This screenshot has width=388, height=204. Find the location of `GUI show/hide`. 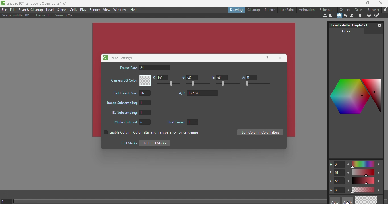

GUI show/hide is located at coordinates (5, 193).